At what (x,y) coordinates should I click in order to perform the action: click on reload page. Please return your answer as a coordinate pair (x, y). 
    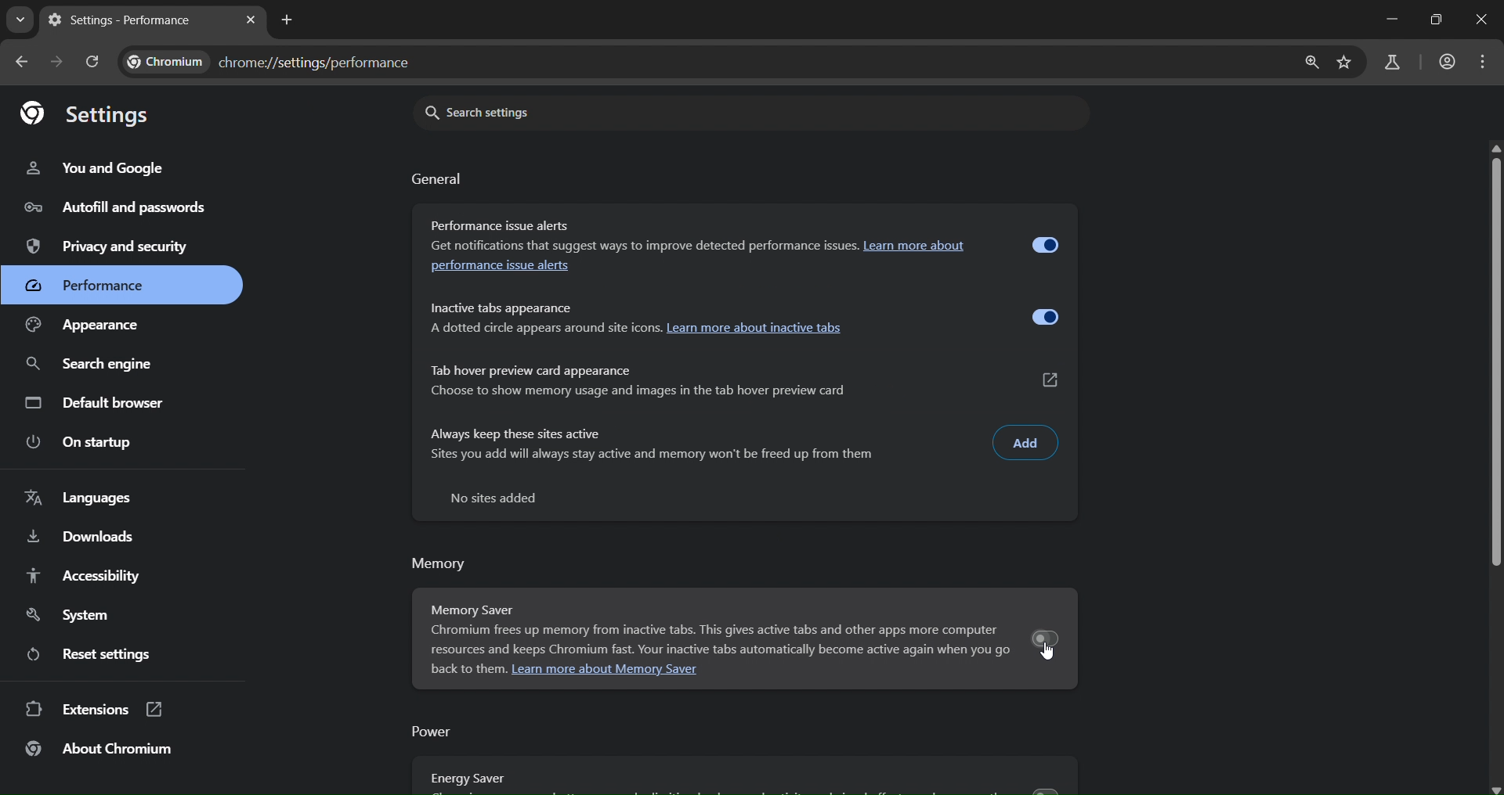
    Looking at the image, I should click on (93, 63).